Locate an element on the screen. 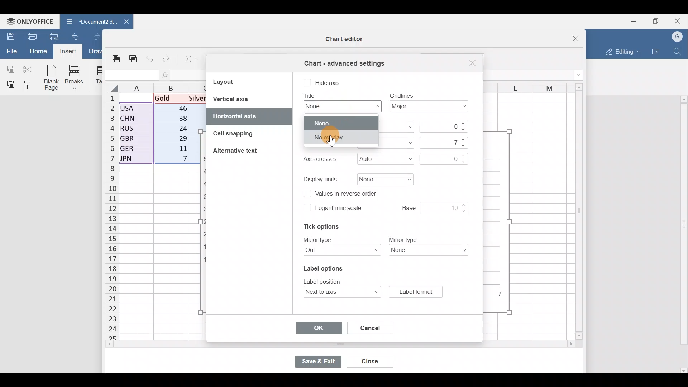  Minor type is located at coordinates (431, 251).